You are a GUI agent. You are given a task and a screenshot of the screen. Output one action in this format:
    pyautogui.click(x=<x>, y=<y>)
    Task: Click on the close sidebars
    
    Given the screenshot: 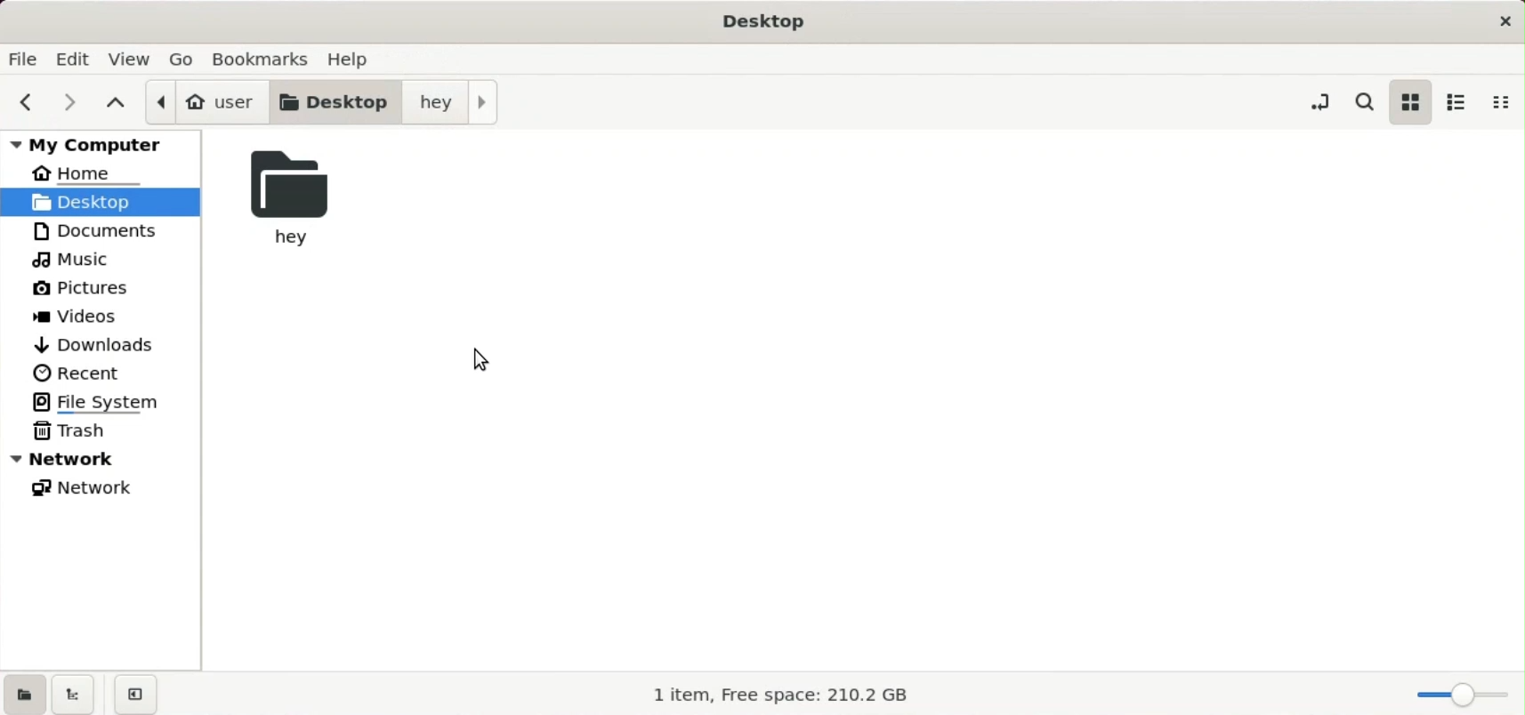 What is the action you would take?
    pyautogui.click(x=139, y=695)
    